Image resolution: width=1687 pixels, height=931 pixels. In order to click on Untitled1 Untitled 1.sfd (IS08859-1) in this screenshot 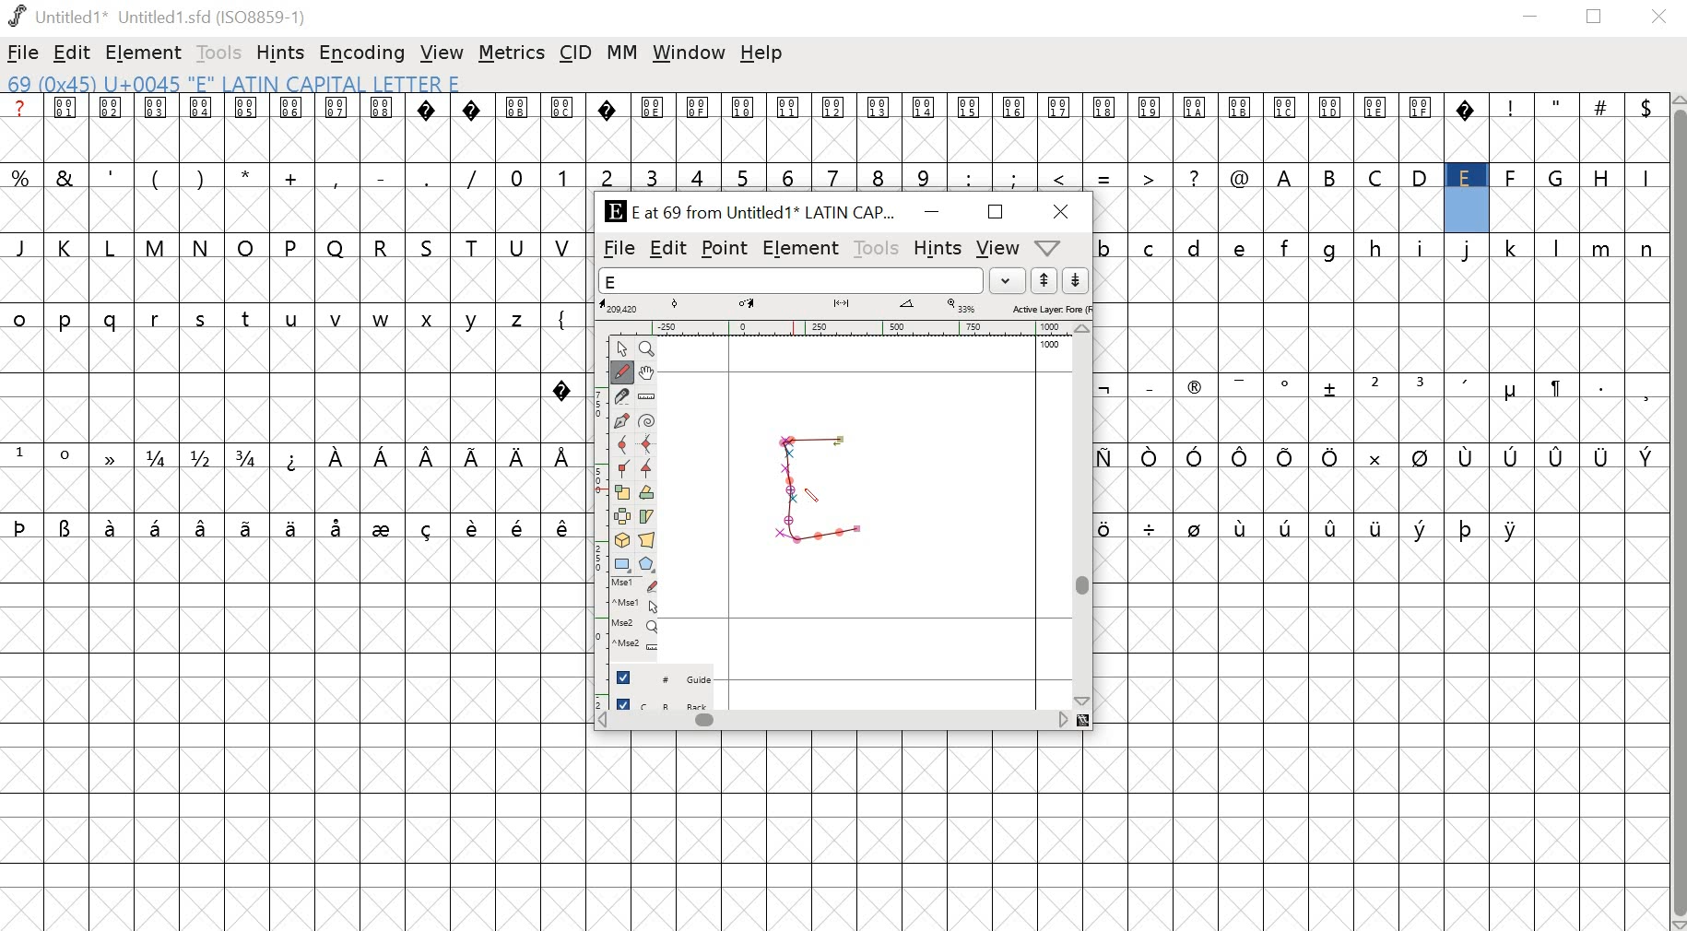, I will do `click(155, 17)`.